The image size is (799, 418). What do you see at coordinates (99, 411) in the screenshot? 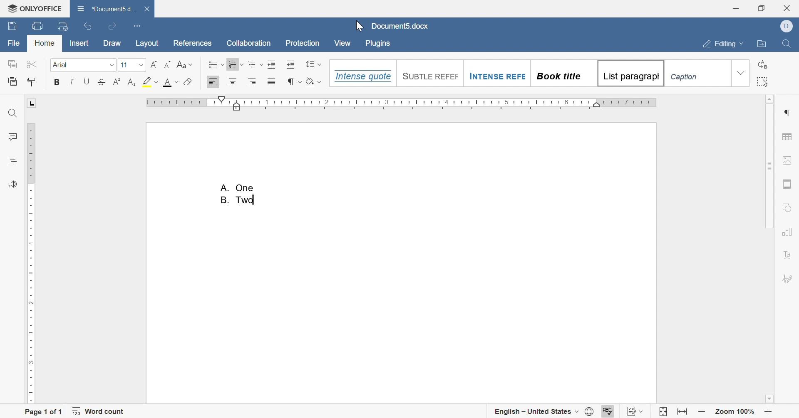
I see `word count` at bounding box center [99, 411].